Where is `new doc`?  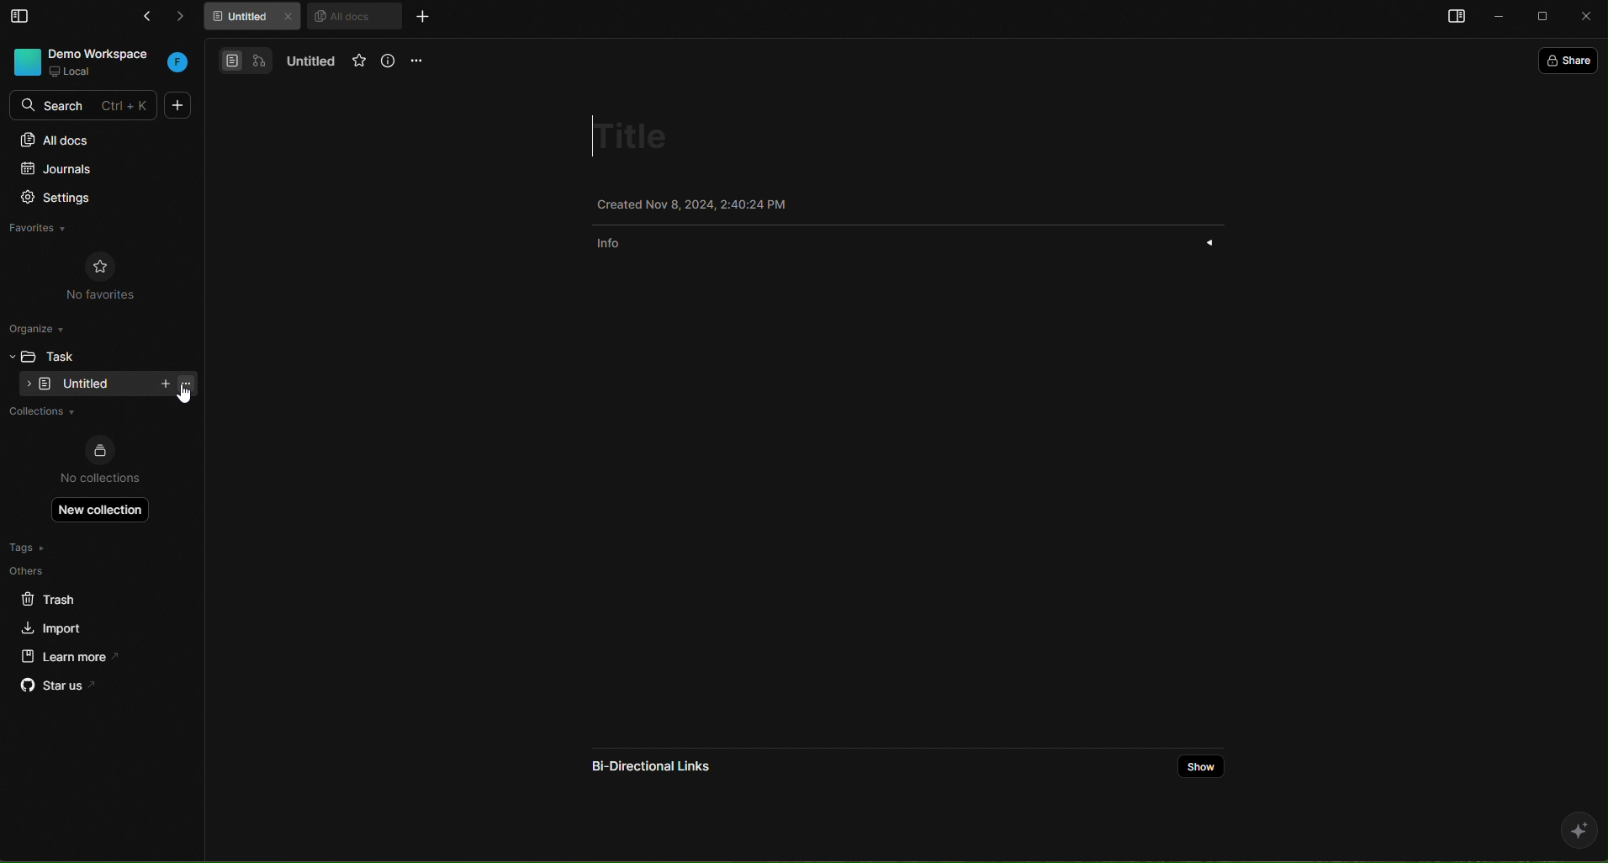 new doc is located at coordinates (178, 105).